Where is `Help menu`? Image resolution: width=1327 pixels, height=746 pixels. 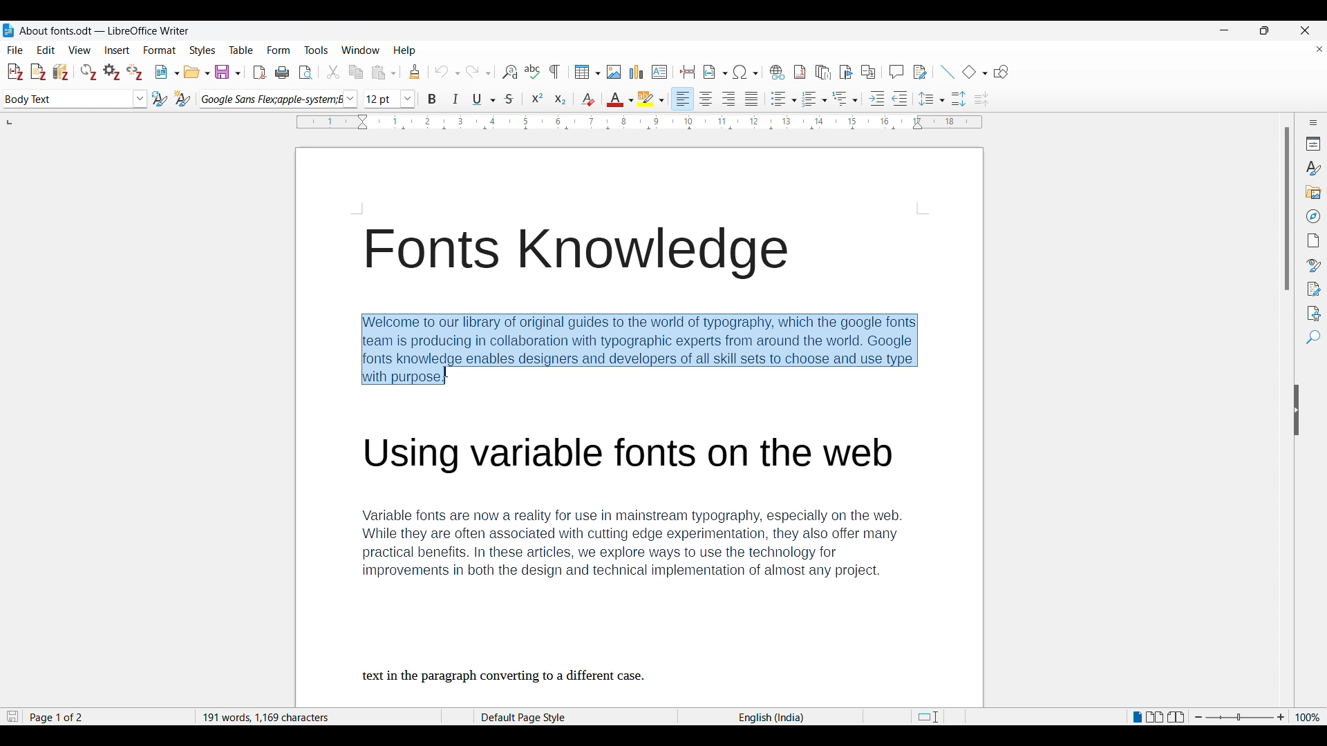
Help menu is located at coordinates (404, 51).